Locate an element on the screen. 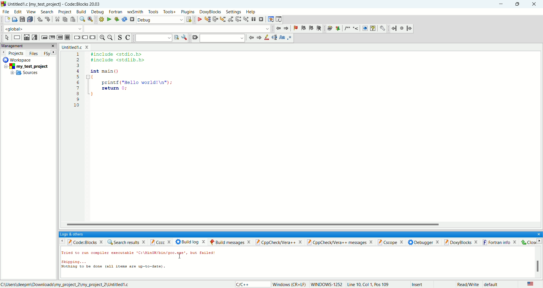  highlight is located at coordinates (267, 38).